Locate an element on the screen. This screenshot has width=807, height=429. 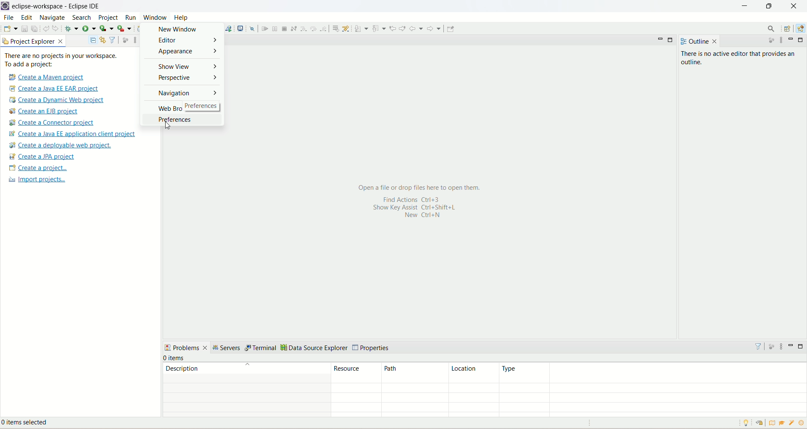
maximize is located at coordinates (801, 40).